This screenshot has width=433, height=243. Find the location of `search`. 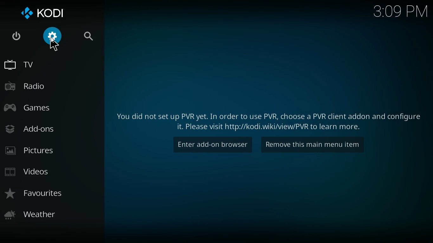

search is located at coordinates (87, 35).